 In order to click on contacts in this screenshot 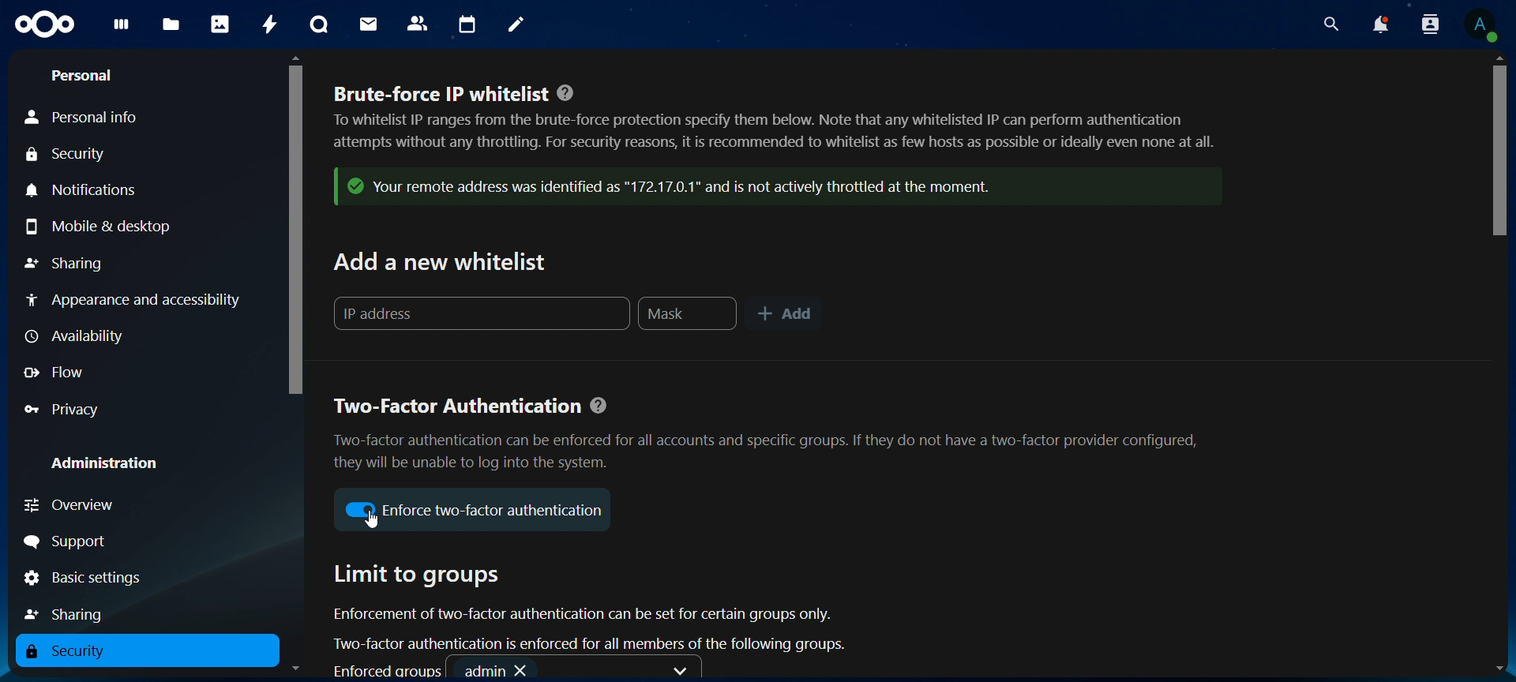, I will do `click(418, 21)`.